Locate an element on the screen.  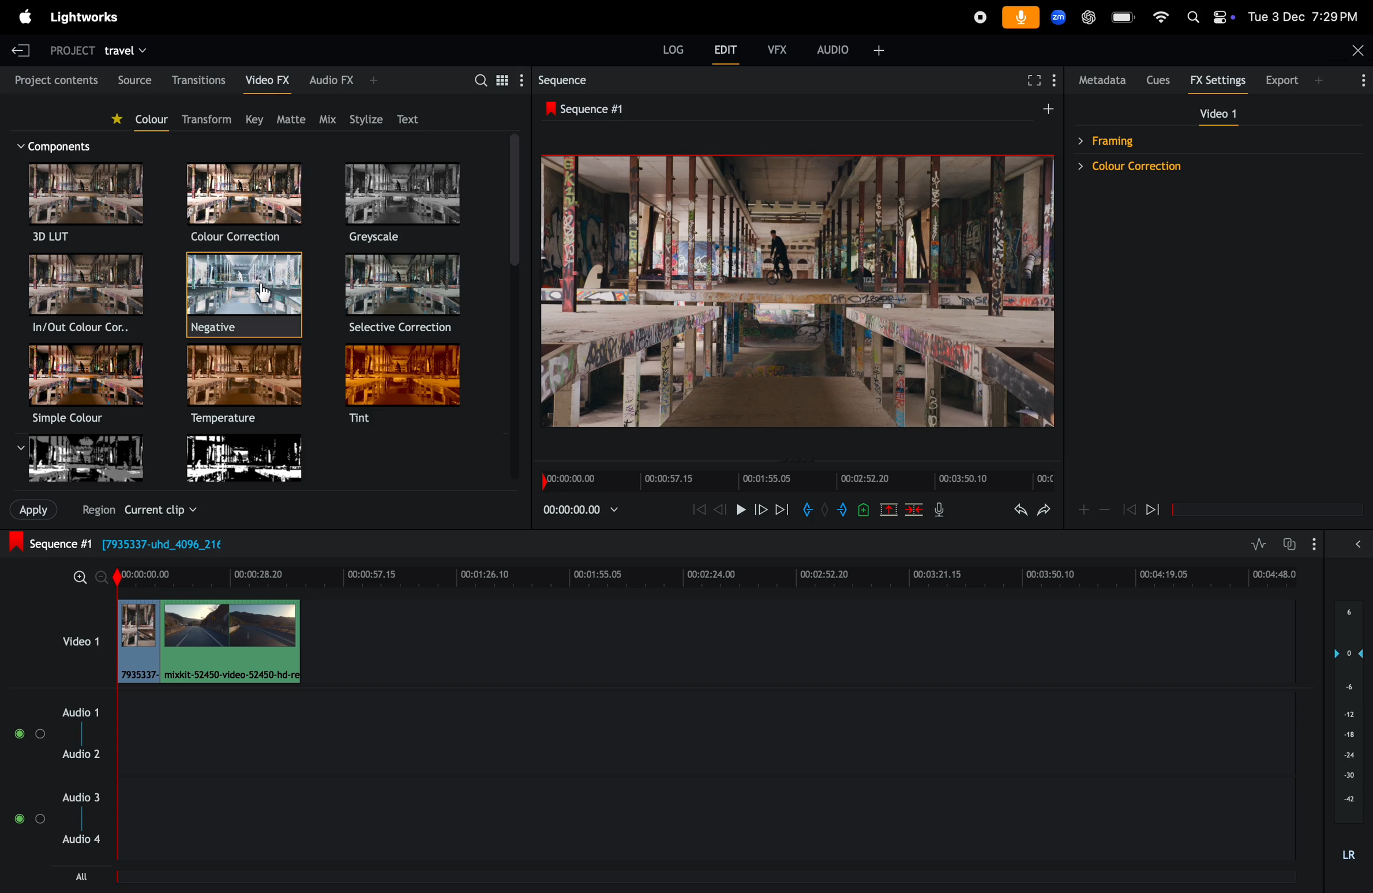
rewind is located at coordinates (696, 511).